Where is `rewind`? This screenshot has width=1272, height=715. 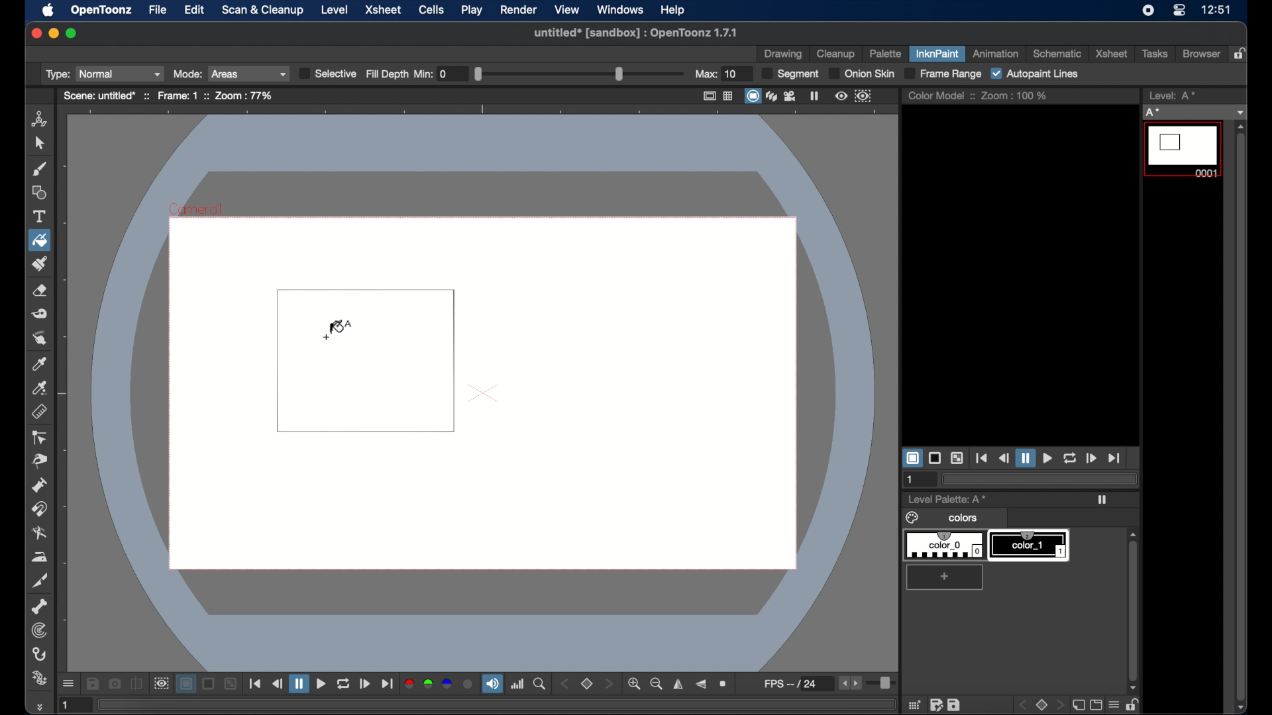 rewind is located at coordinates (1003, 458).